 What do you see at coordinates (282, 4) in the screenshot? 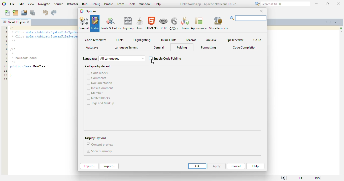
I see `search` at bounding box center [282, 4].